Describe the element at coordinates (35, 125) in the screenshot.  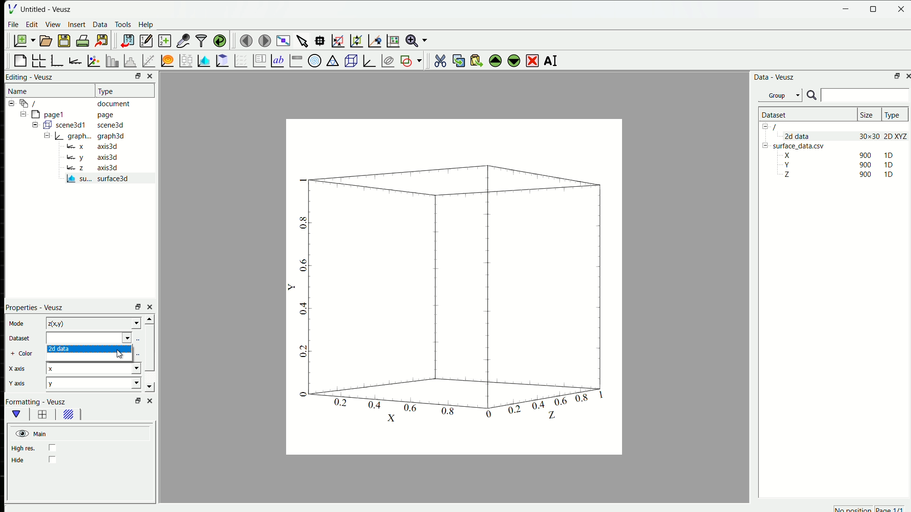
I see `Collapse /expand` at that location.